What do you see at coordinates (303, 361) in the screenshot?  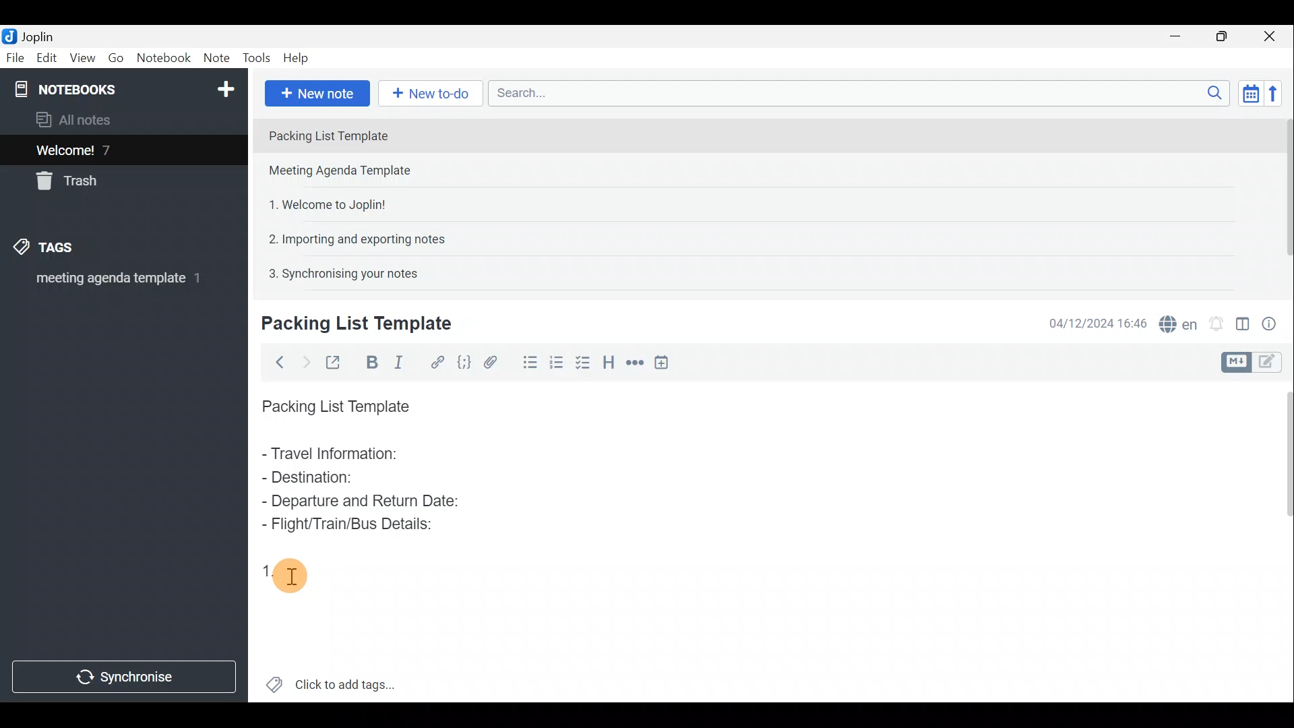 I see `Forward` at bounding box center [303, 361].